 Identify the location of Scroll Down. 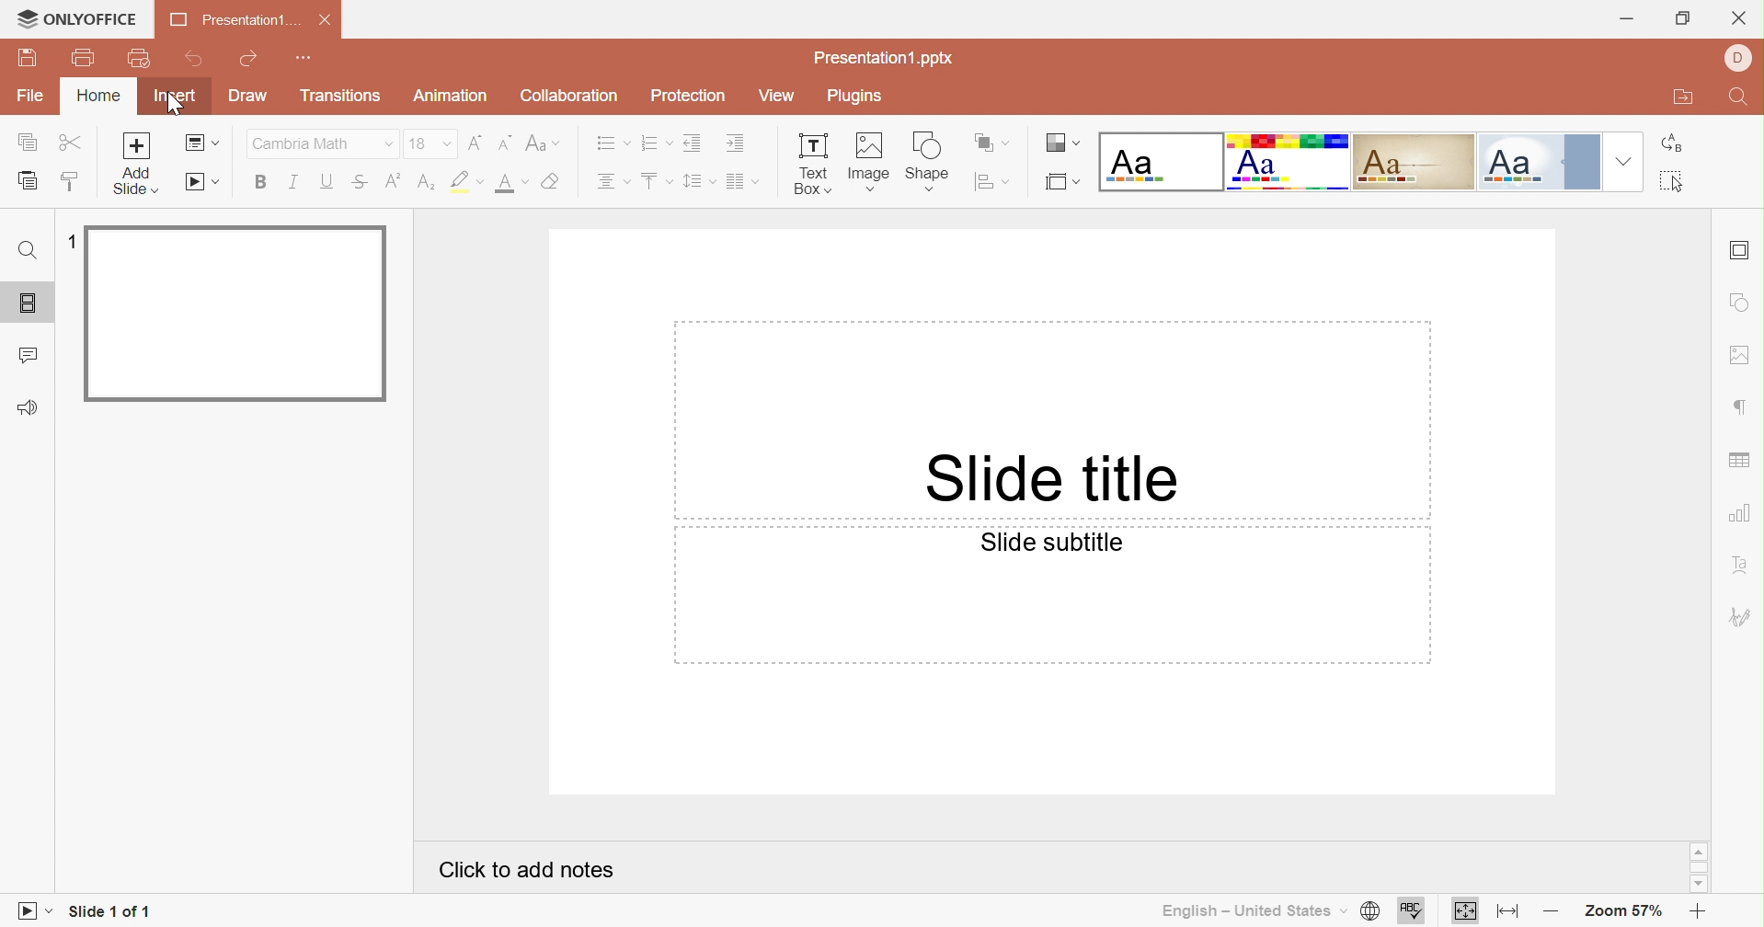
(1699, 885).